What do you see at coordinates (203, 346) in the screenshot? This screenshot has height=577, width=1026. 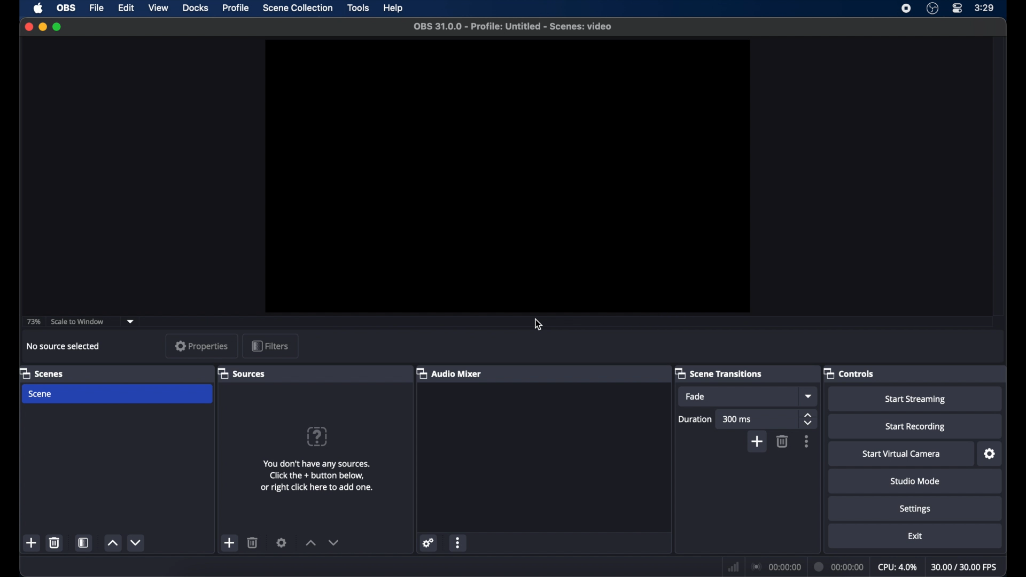 I see `properties` at bounding box center [203, 346].